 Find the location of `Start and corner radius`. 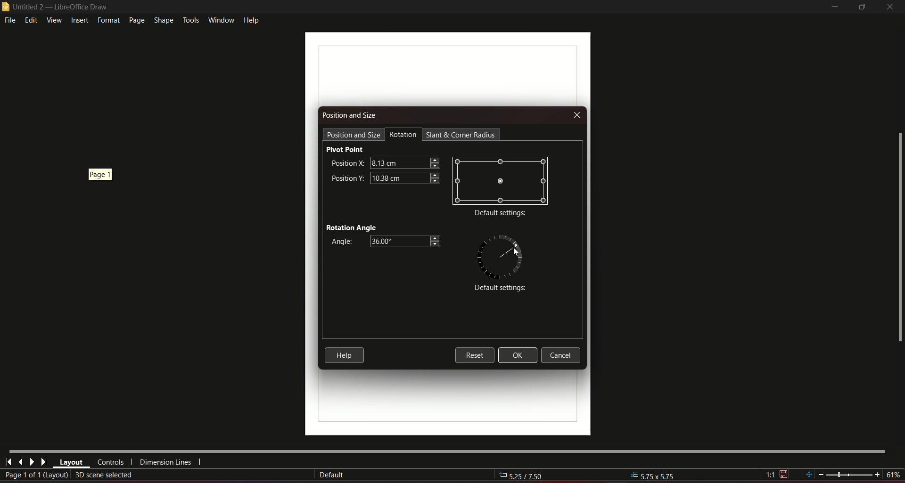

Start and corner radius is located at coordinates (462, 135).